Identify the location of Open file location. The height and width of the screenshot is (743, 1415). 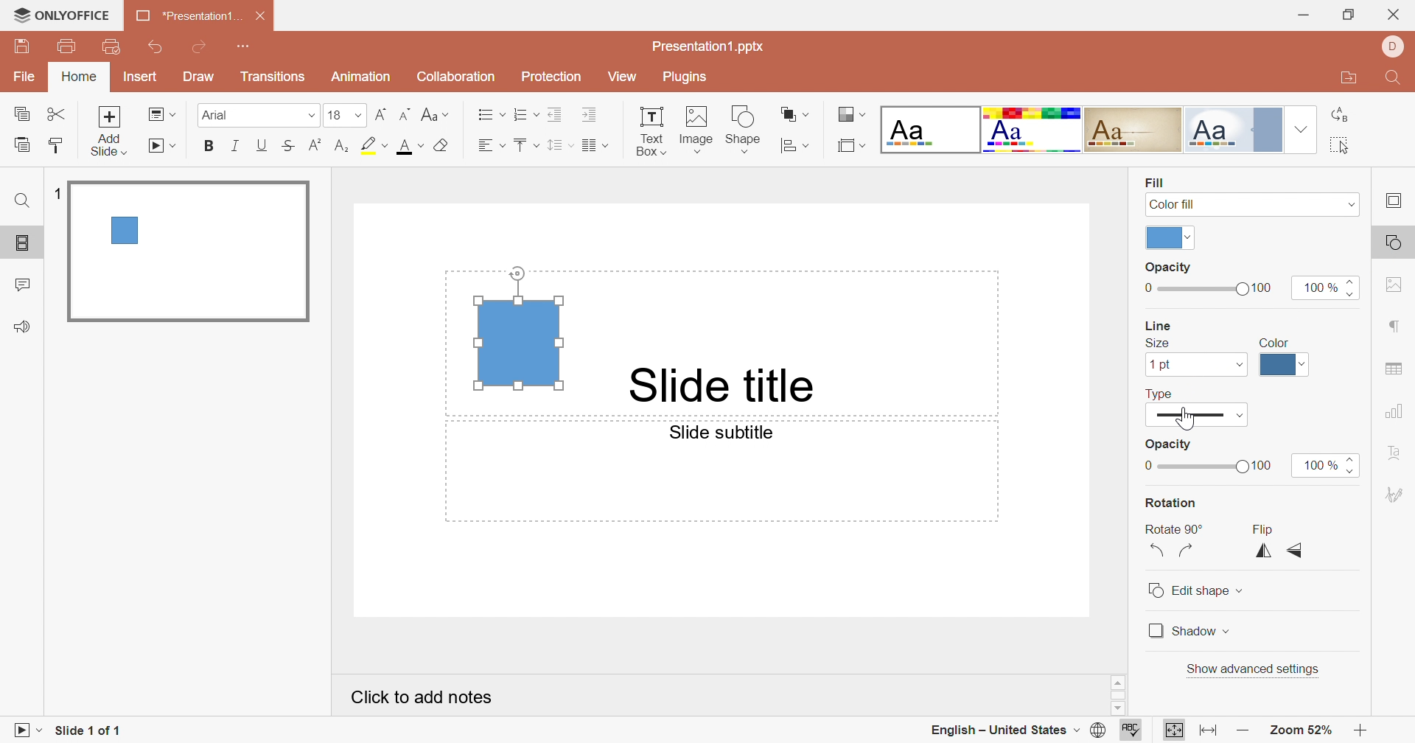
(1352, 80).